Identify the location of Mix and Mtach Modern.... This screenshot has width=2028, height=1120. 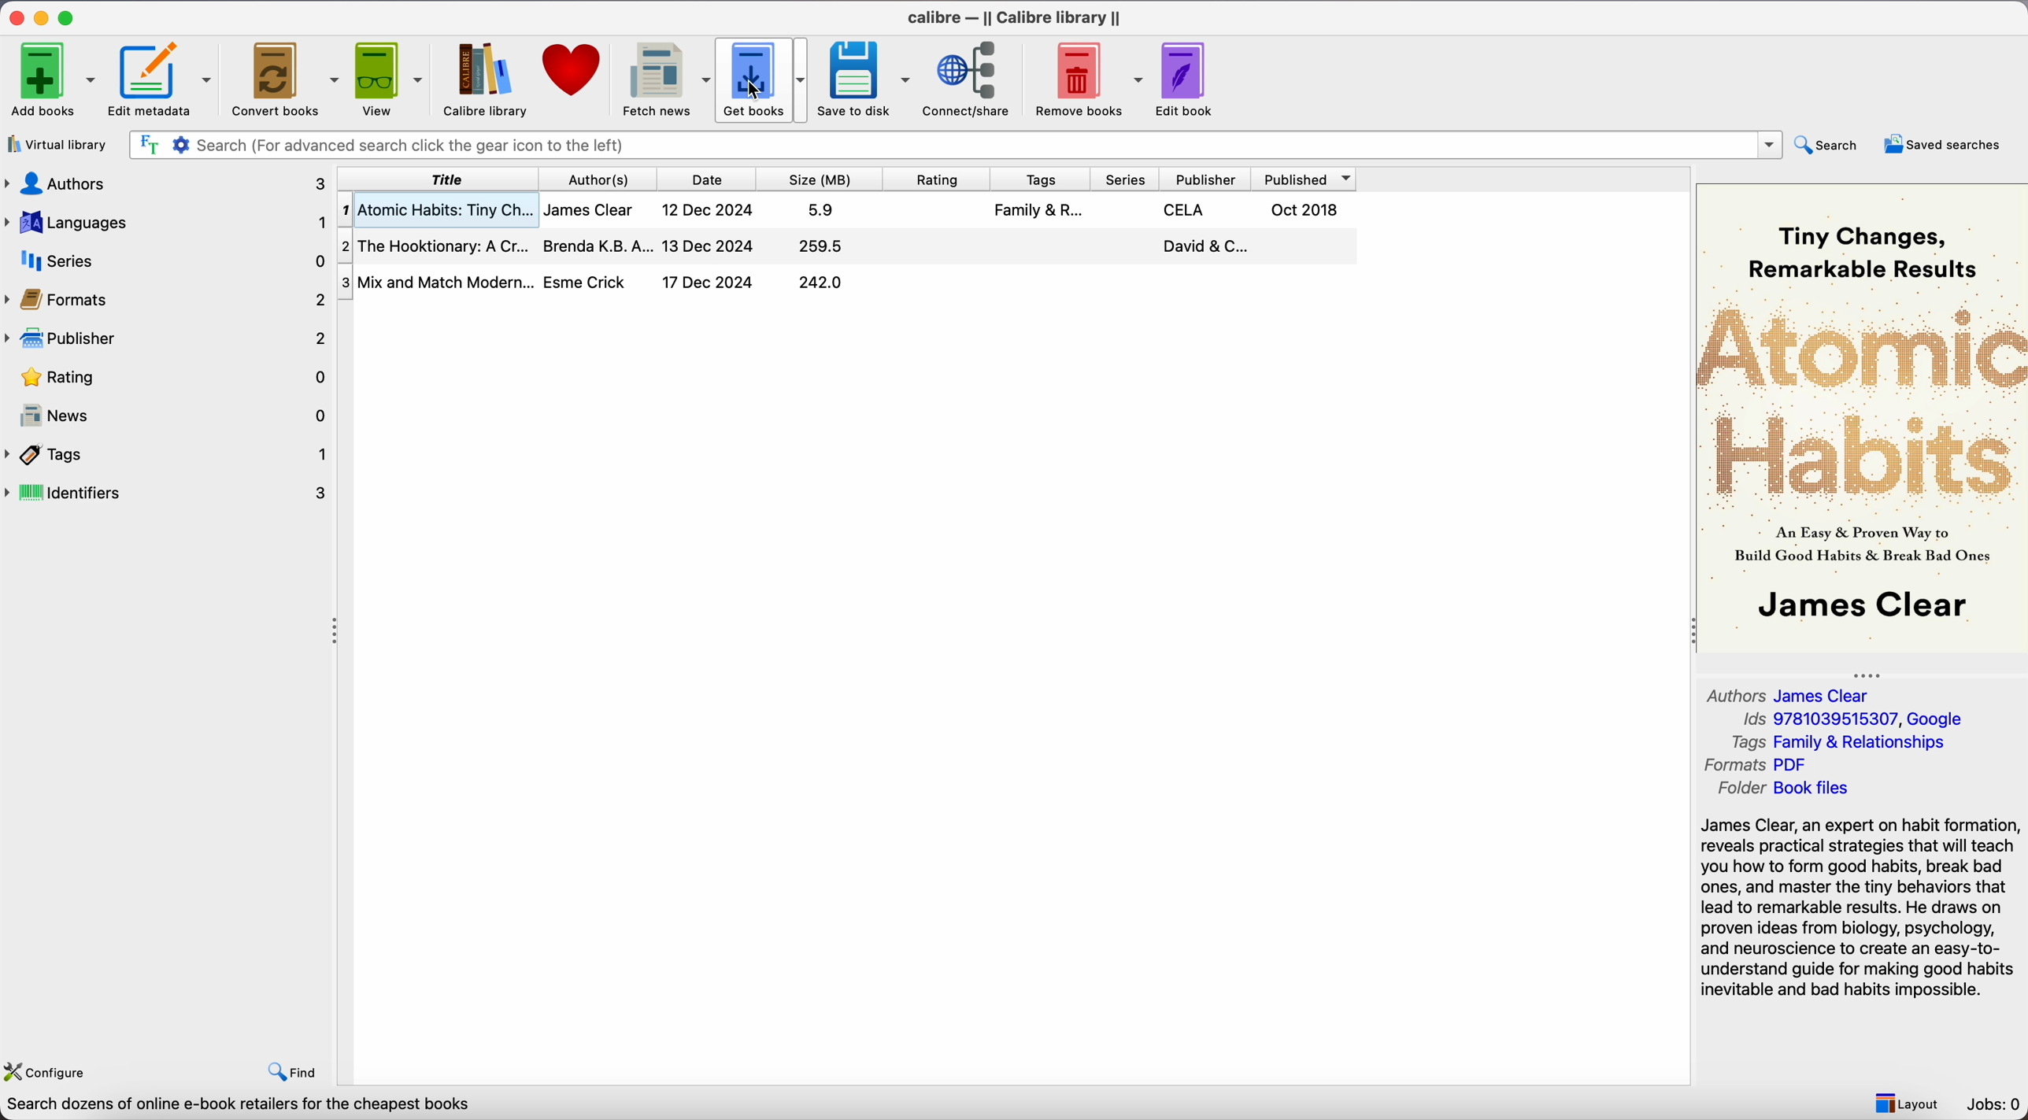
(435, 282).